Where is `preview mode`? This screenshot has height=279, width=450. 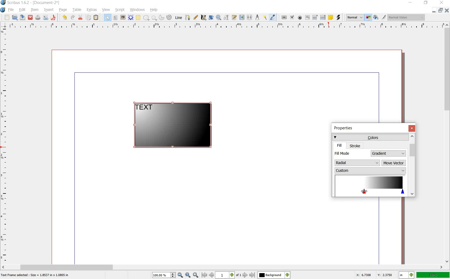
preview mode is located at coordinates (376, 17).